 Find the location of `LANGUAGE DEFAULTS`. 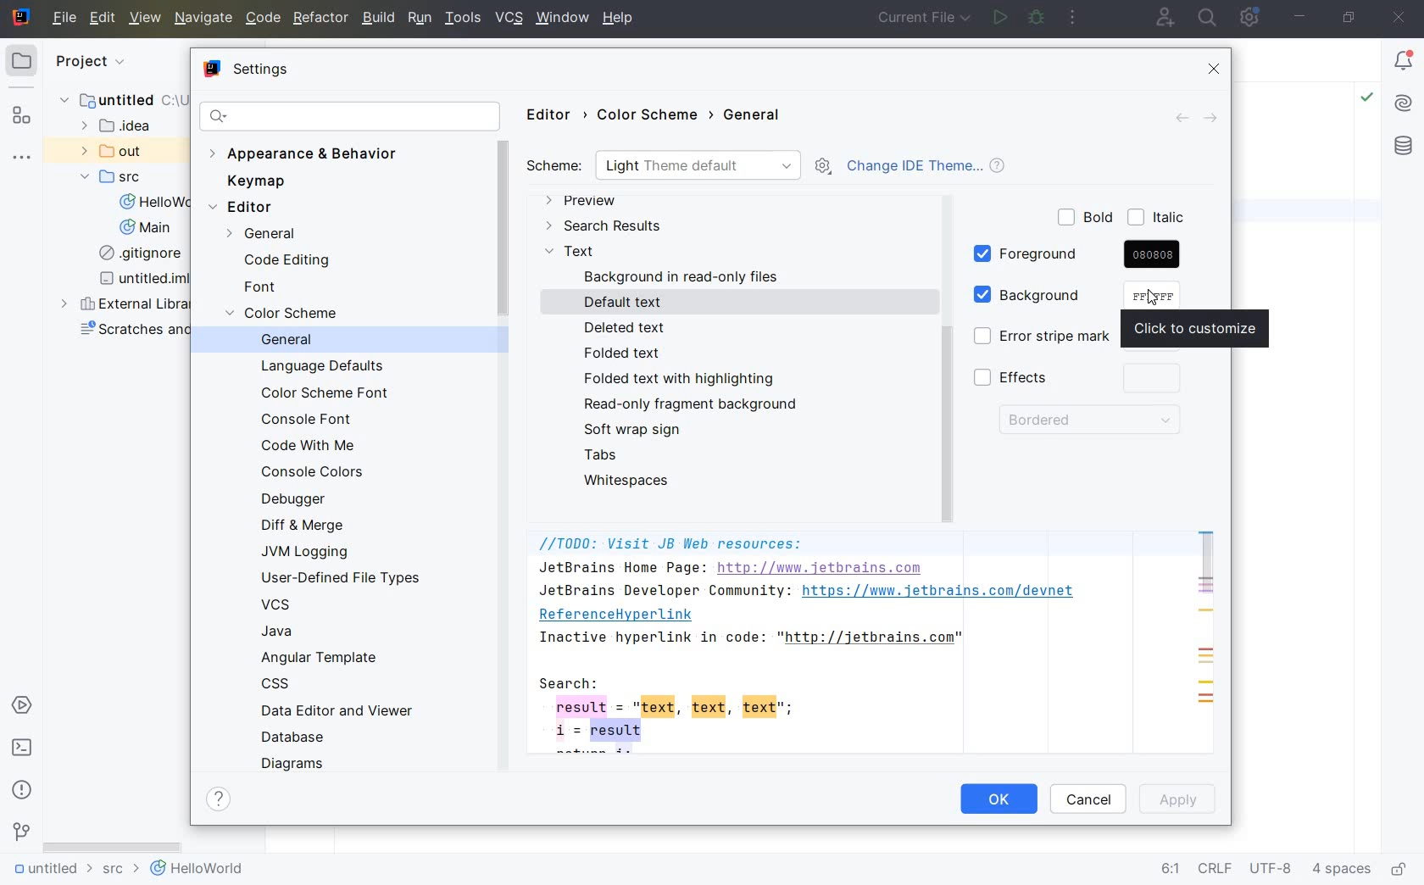

LANGUAGE DEFAULTS is located at coordinates (322, 368).